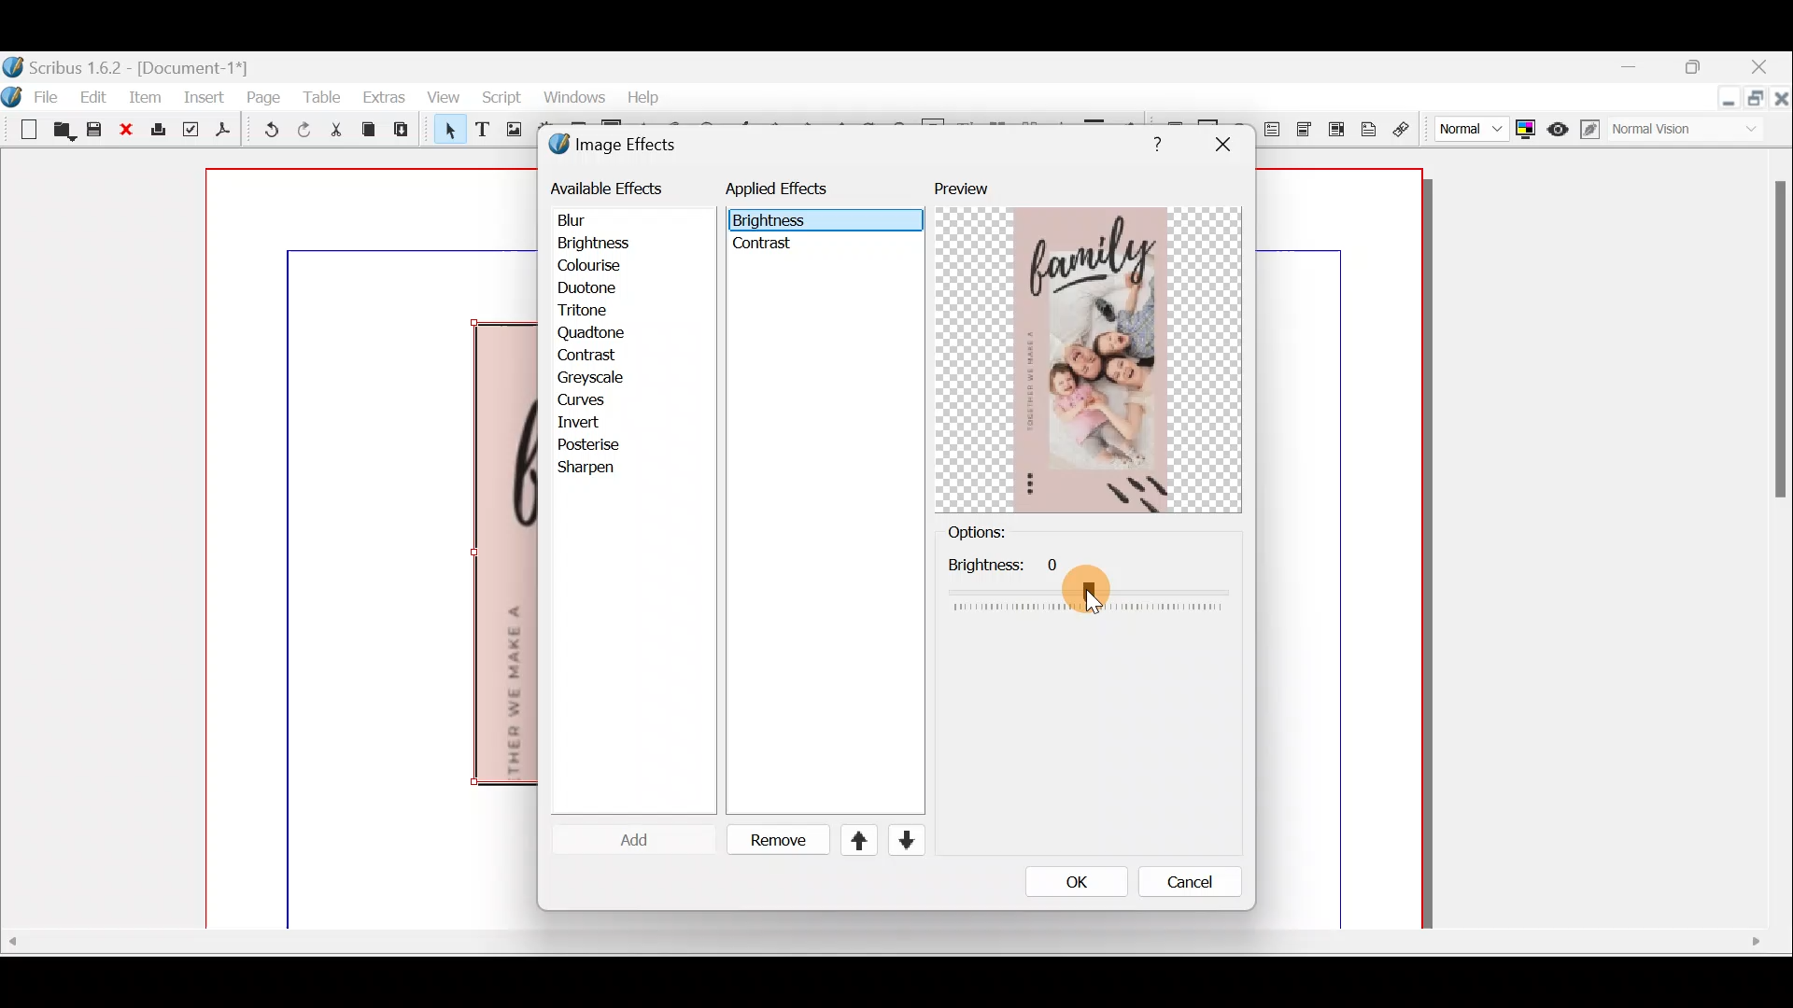 Image resolution: width=1793 pixels, height=1008 pixels. What do you see at coordinates (442, 98) in the screenshot?
I see `View` at bounding box center [442, 98].